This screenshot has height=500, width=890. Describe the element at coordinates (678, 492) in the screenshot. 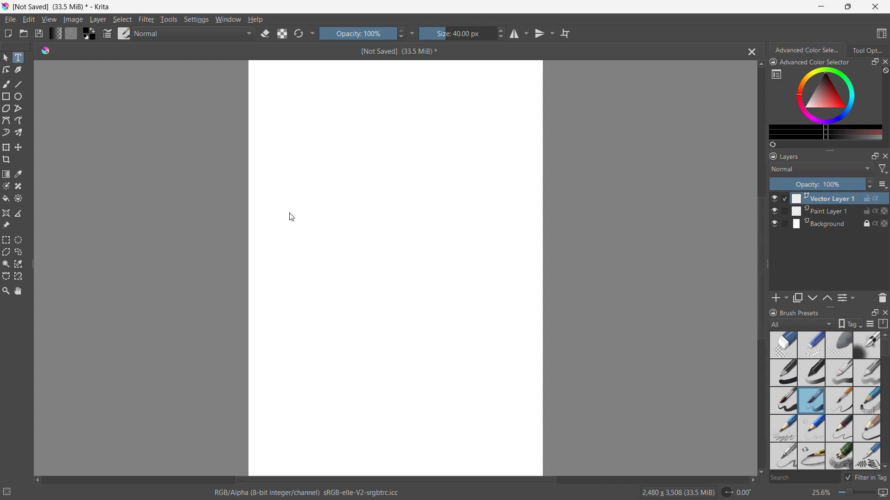

I see `2480 X 3508 (33.5 MiB)` at that location.